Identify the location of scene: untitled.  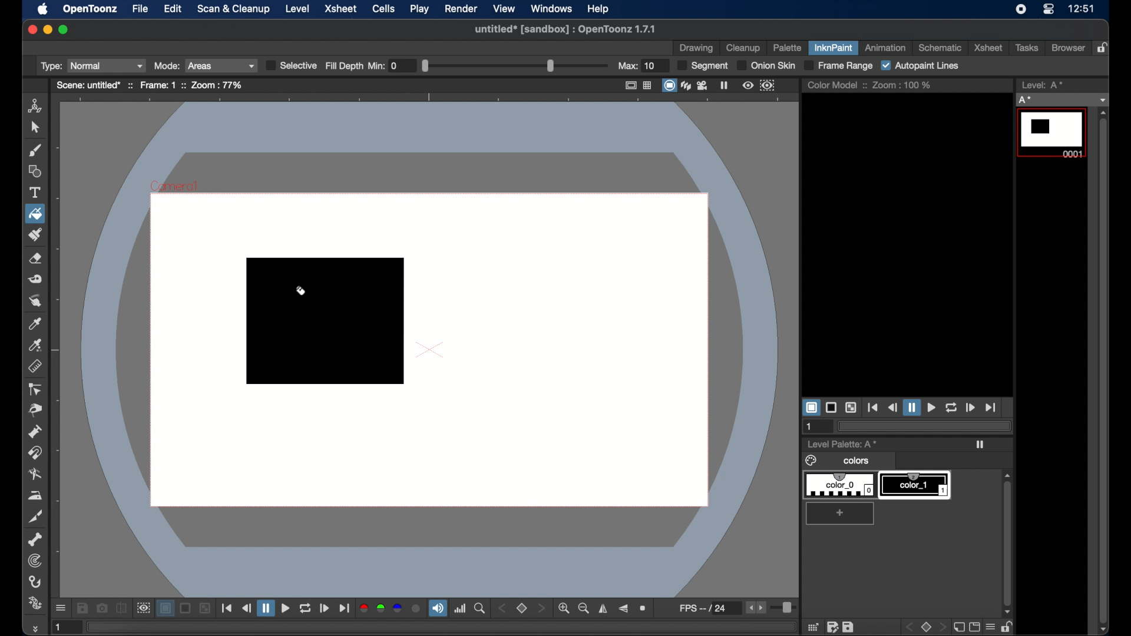
(92, 85).